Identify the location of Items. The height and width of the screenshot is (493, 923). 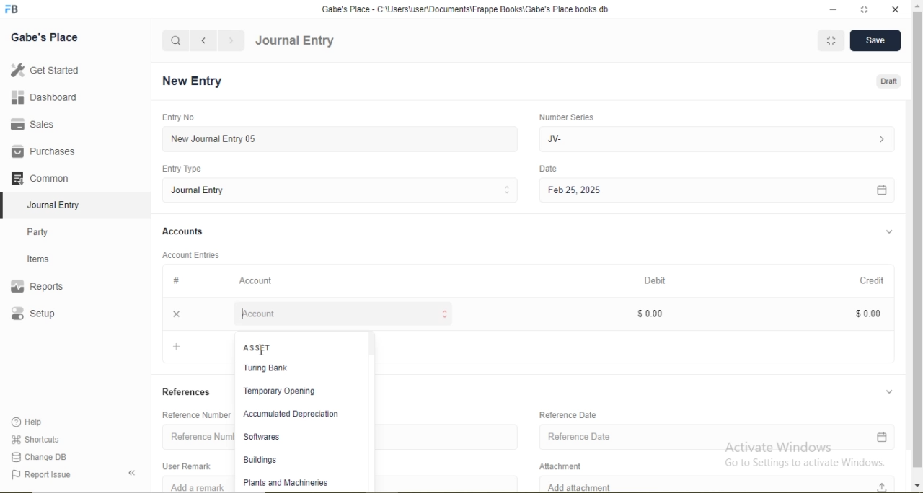
(47, 259).